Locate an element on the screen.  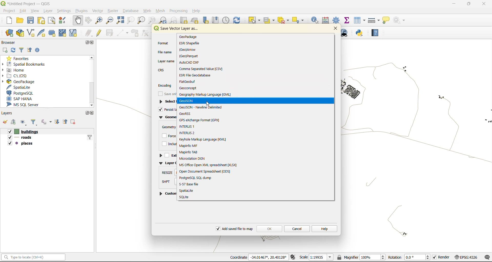
add polygon is located at coordinates (136, 33).